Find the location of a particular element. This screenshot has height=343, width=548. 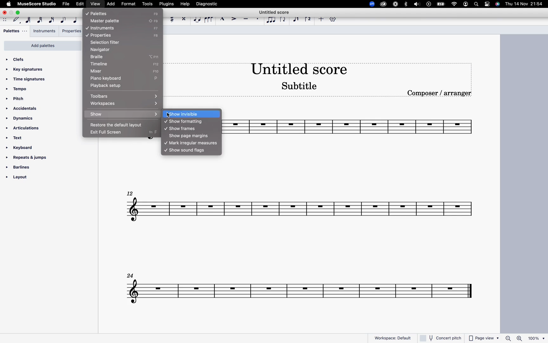

tie is located at coordinates (195, 20).